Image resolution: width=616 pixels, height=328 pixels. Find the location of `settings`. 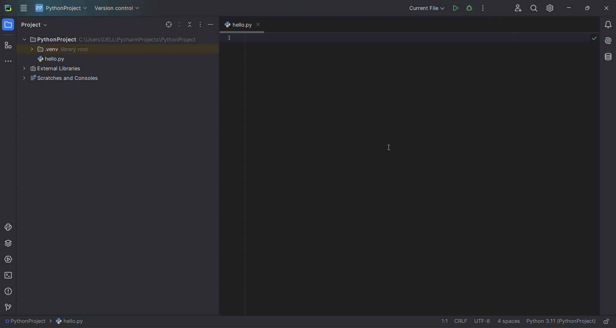

settings is located at coordinates (551, 8).